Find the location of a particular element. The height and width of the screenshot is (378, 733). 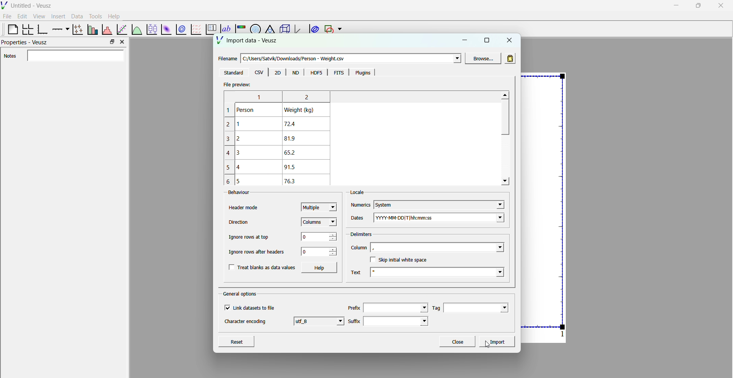

base graph is located at coordinates (42, 29).